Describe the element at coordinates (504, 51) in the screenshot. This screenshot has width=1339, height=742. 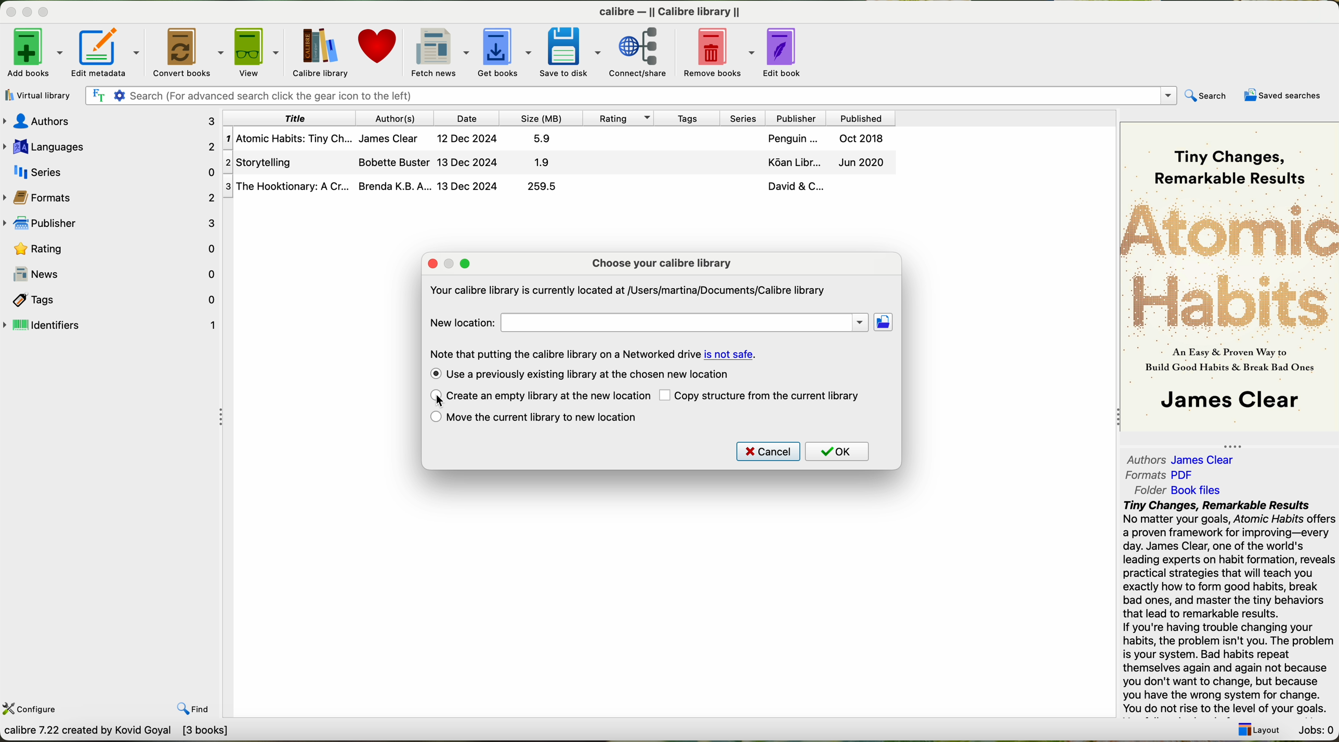
I see `get books` at that location.